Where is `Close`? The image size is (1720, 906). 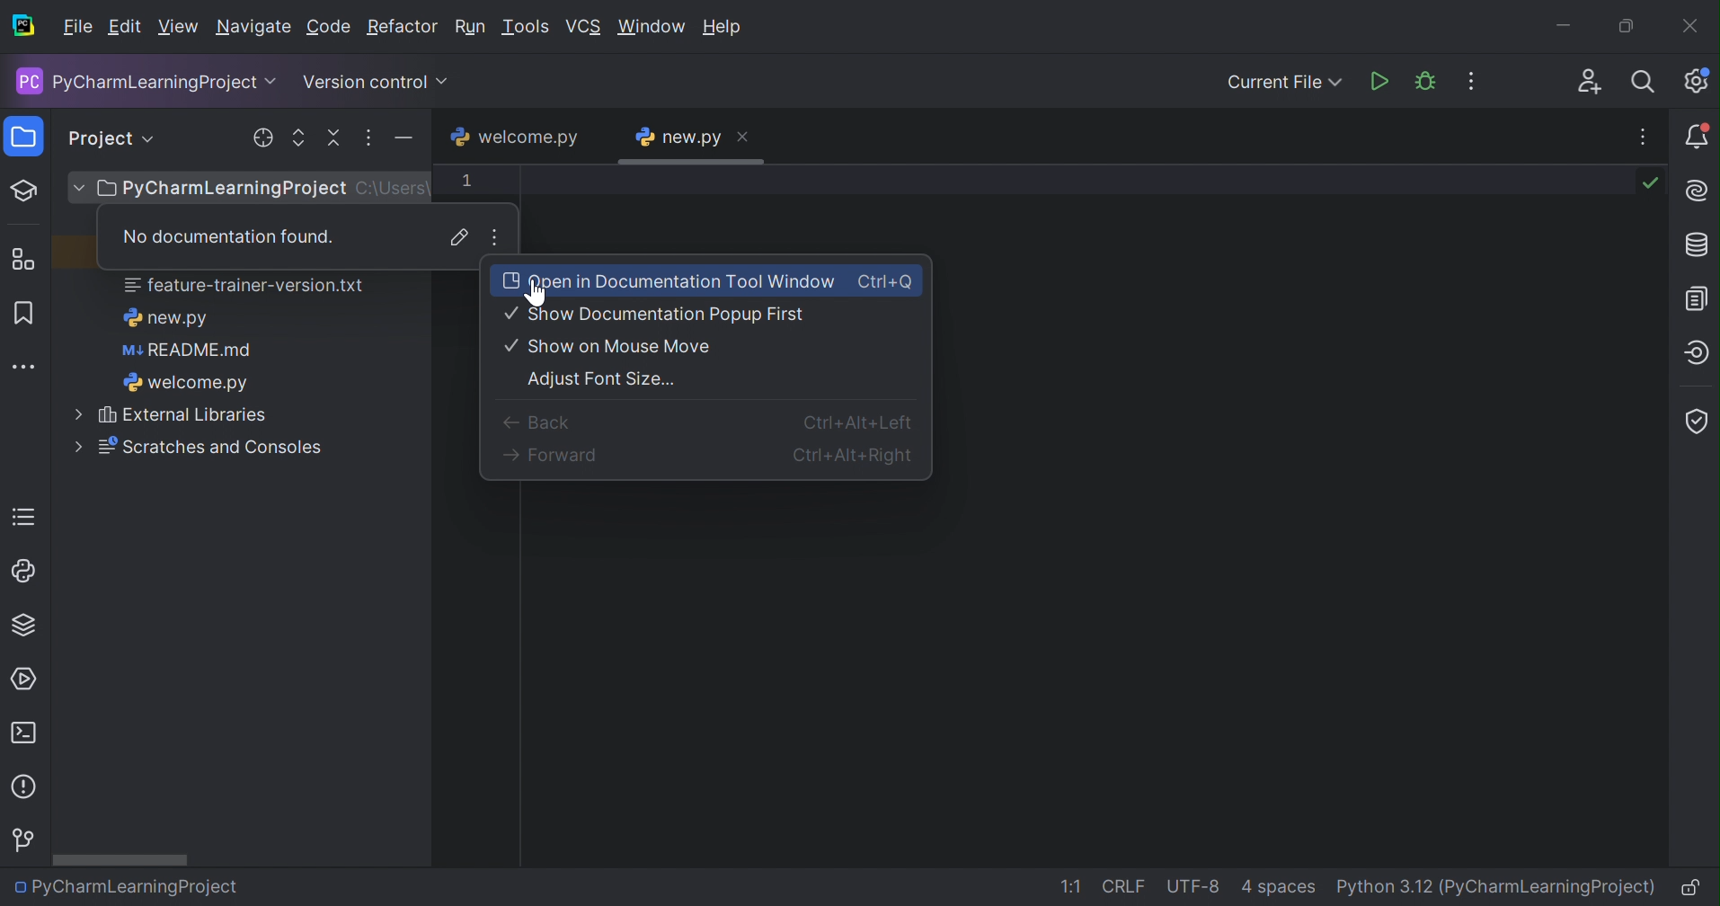 Close is located at coordinates (1692, 27).